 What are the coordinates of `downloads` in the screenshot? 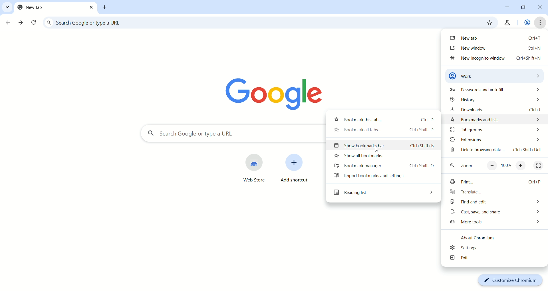 It's located at (497, 110).